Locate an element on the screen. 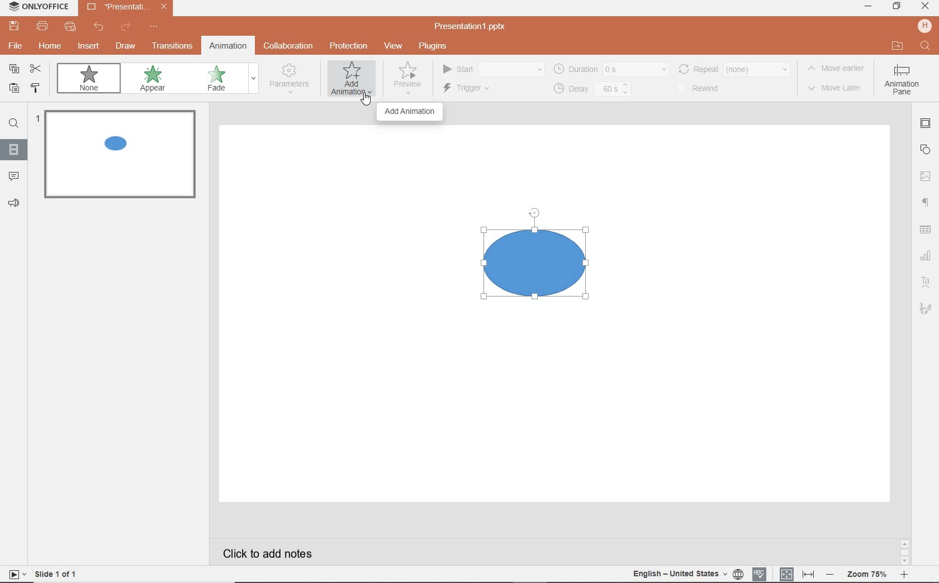 This screenshot has width=939, height=583. transitions is located at coordinates (172, 47).